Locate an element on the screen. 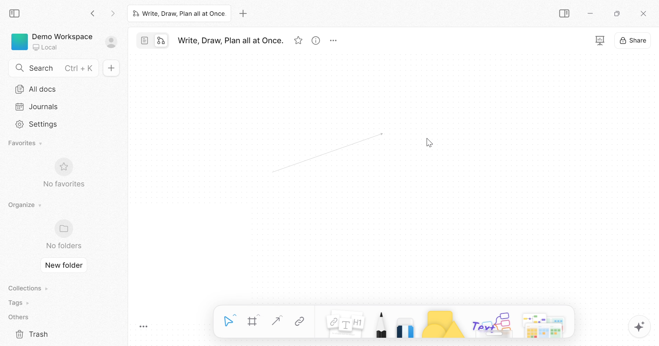 Image resolution: width=659 pixels, height=346 pixels. No favorites is located at coordinates (63, 184).